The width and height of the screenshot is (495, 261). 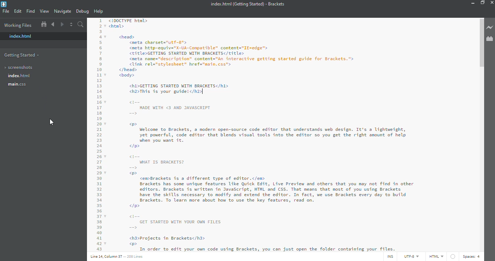 What do you see at coordinates (480, 43) in the screenshot?
I see `scroll bar` at bounding box center [480, 43].